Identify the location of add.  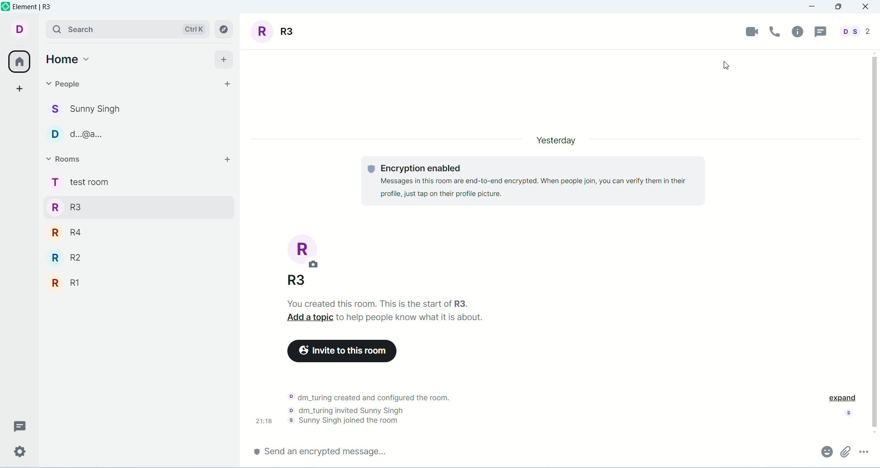
(223, 59).